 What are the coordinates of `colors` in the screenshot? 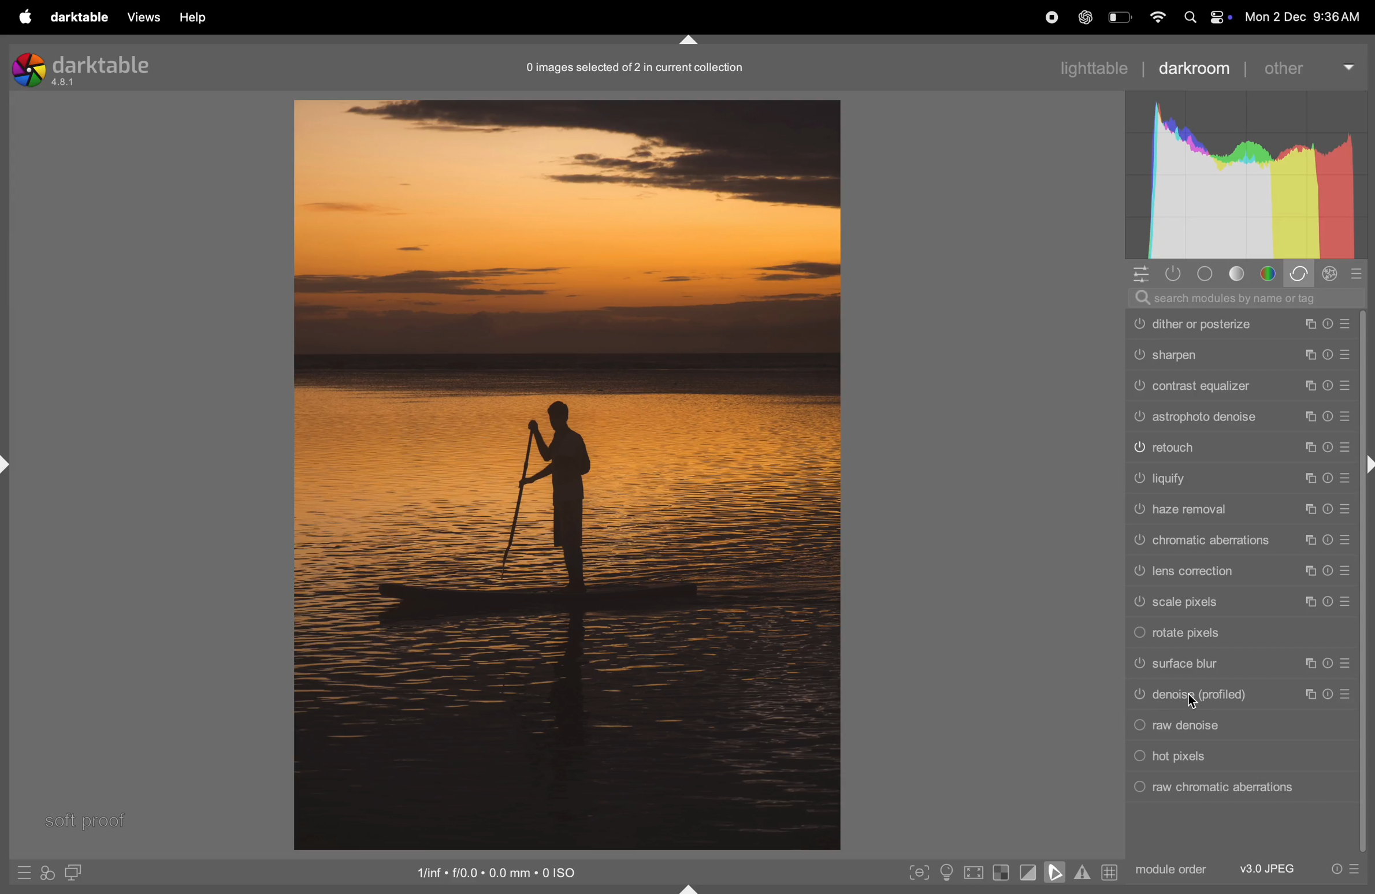 It's located at (1270, 274).